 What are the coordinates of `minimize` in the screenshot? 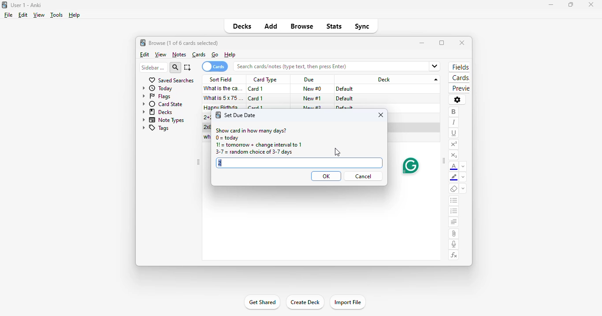 It's located at (422, 43).